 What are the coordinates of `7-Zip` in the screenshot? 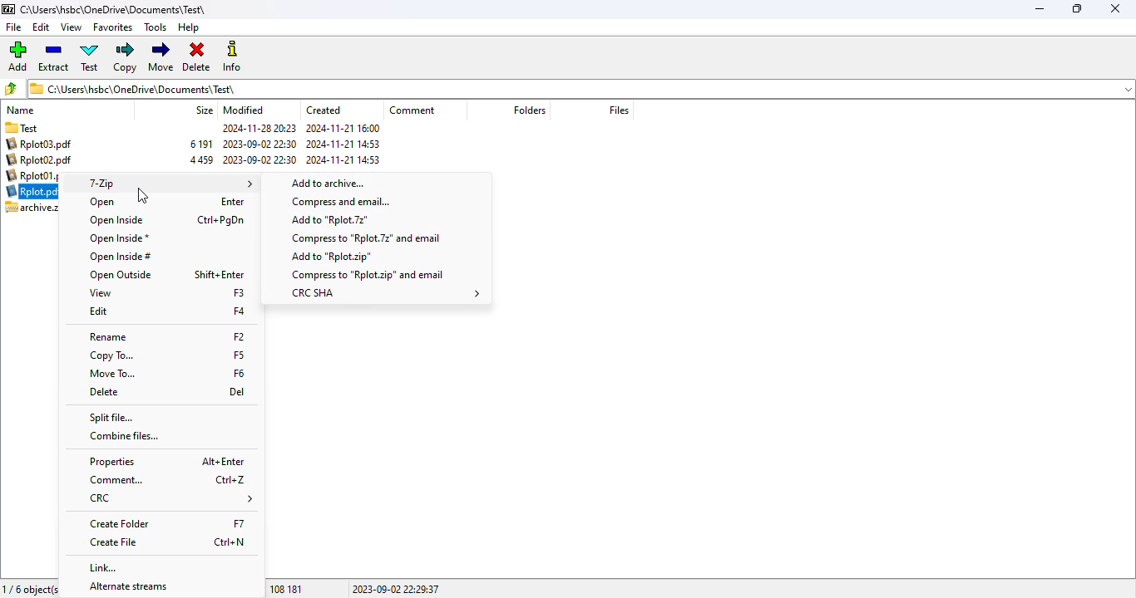 It's located at (167, 184).